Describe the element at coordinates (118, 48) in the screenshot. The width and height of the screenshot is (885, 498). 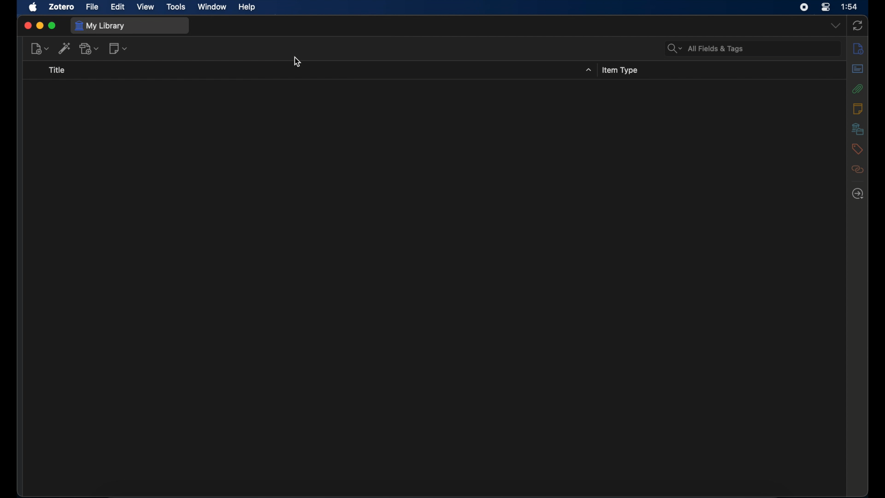
I see `add item by identifier` at that location.